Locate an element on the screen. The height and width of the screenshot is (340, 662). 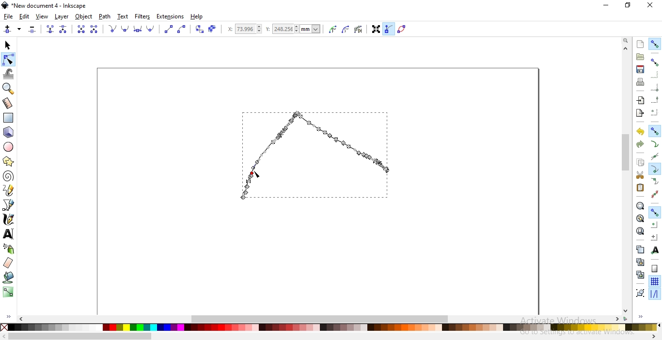
Y coordinate of selected node is located at coordinates (295, 30).